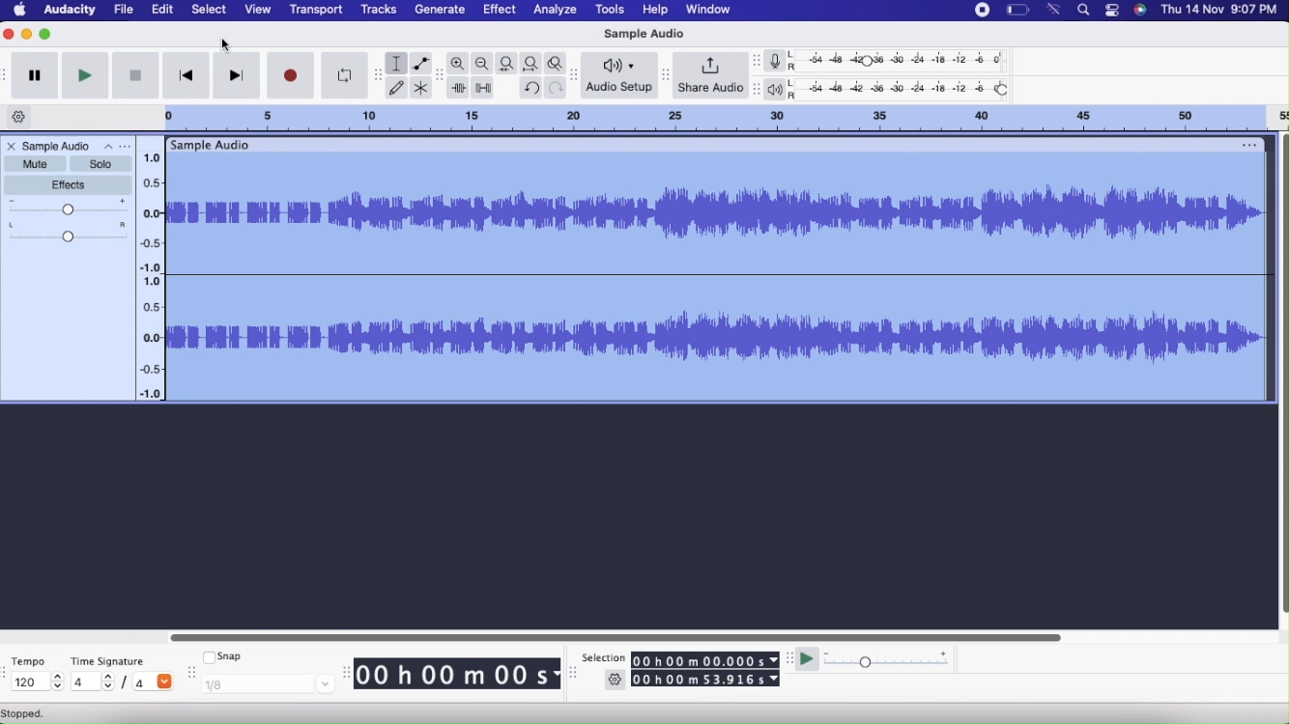  I want to click on Playback Speed, so click(893, 660).